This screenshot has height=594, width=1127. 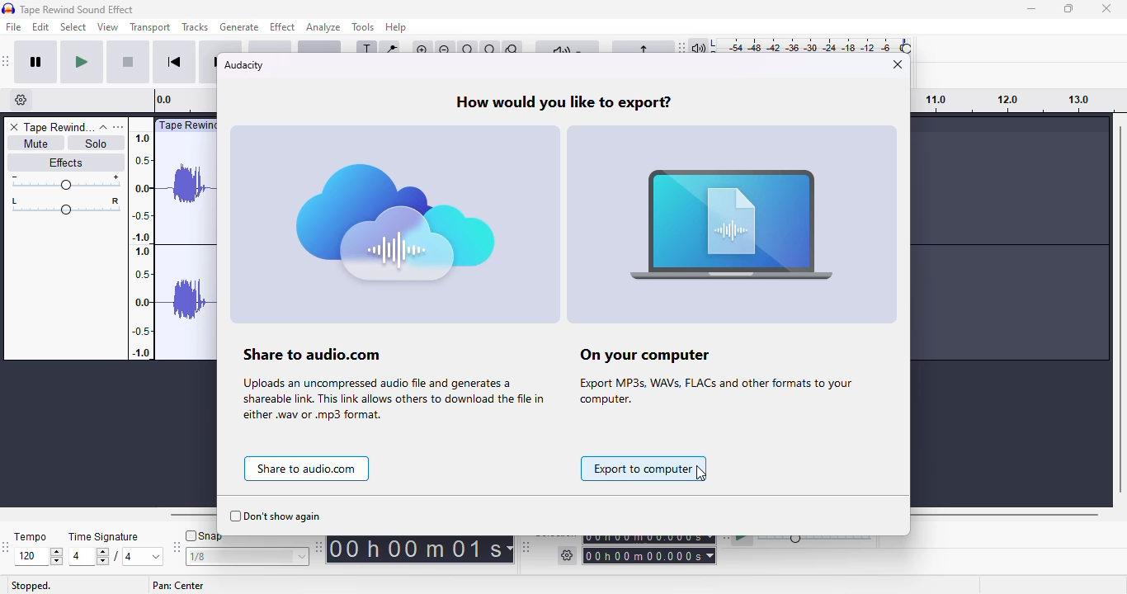 What do you see at coordinates (324, 27) in the screenshot?
I see `analyze` at bounding box center [324, 27].